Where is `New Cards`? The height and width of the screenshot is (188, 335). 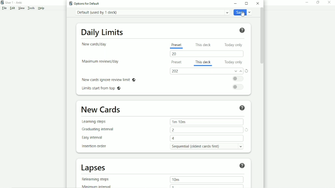
New Cards is located at coordinates (101, 110).